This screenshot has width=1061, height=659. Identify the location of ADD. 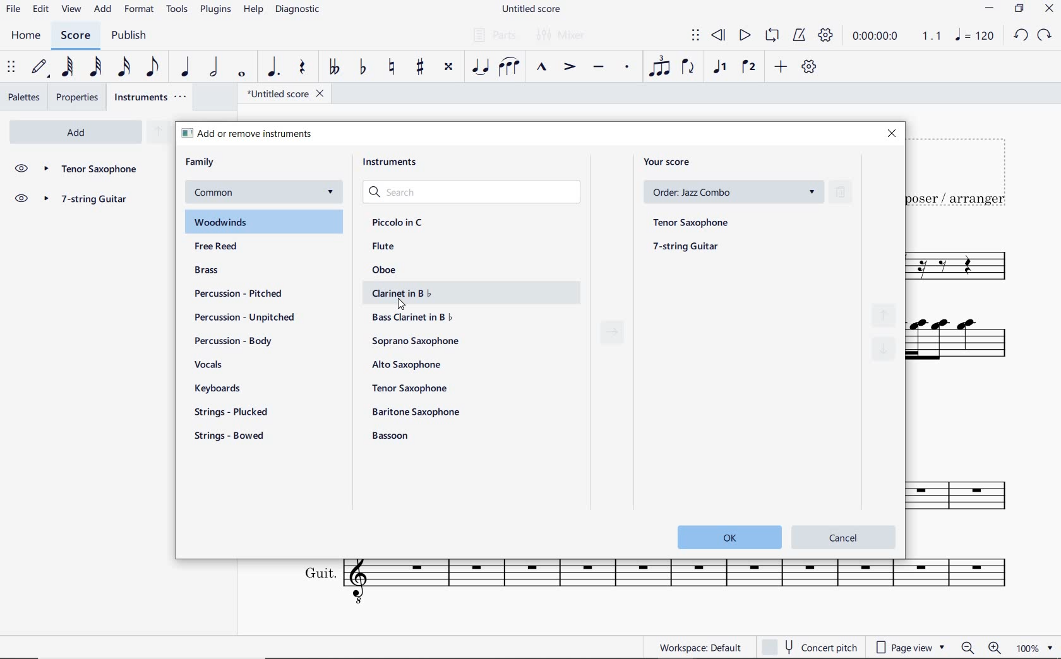
(103, 10).